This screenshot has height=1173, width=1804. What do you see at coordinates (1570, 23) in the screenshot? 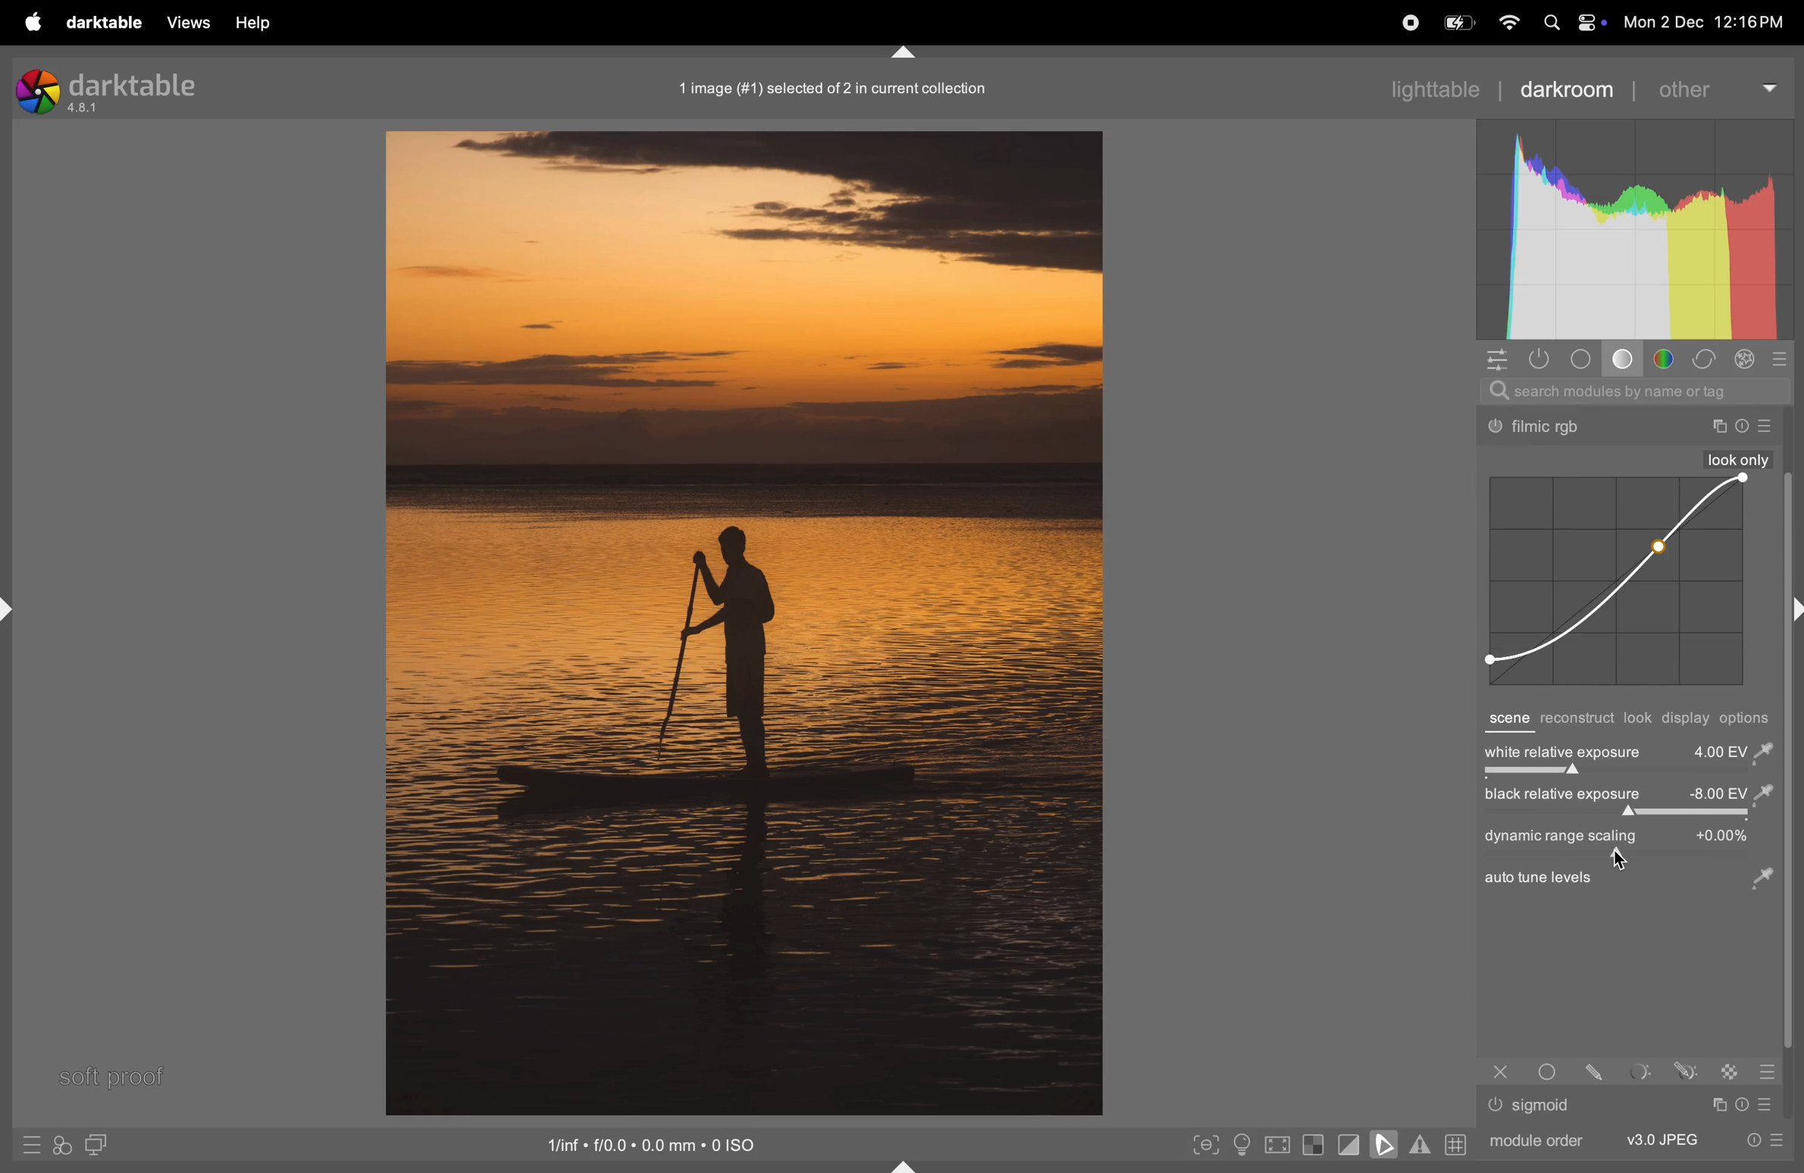
I see `apple widgets` at bounding box center [1570, 23].